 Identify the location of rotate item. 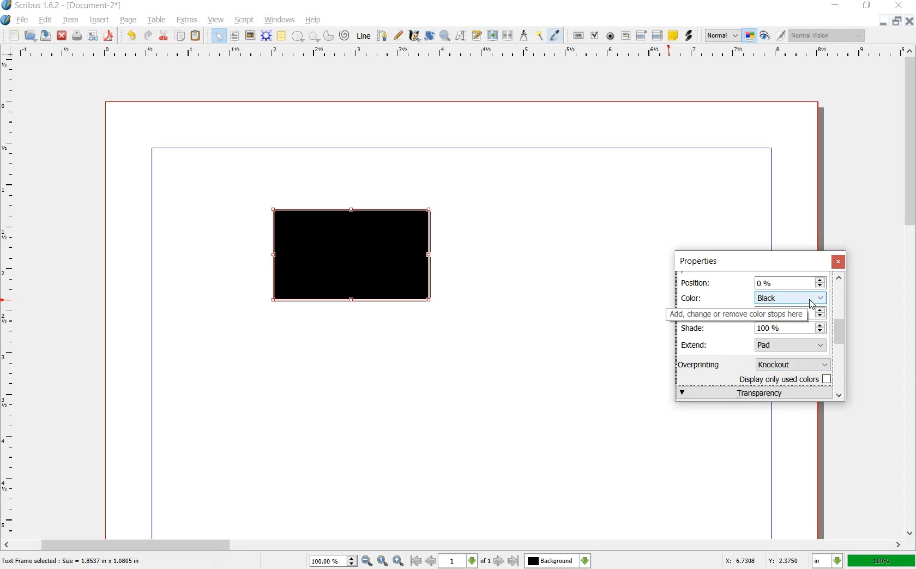
(430, 36).